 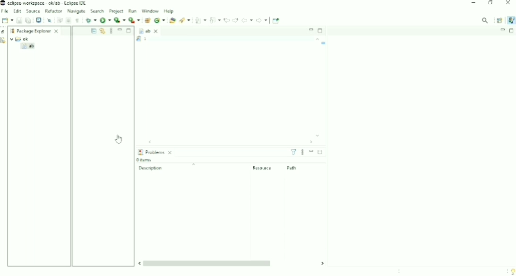 I want to click on Toggle Block Selection, so click(x=69, y=20).